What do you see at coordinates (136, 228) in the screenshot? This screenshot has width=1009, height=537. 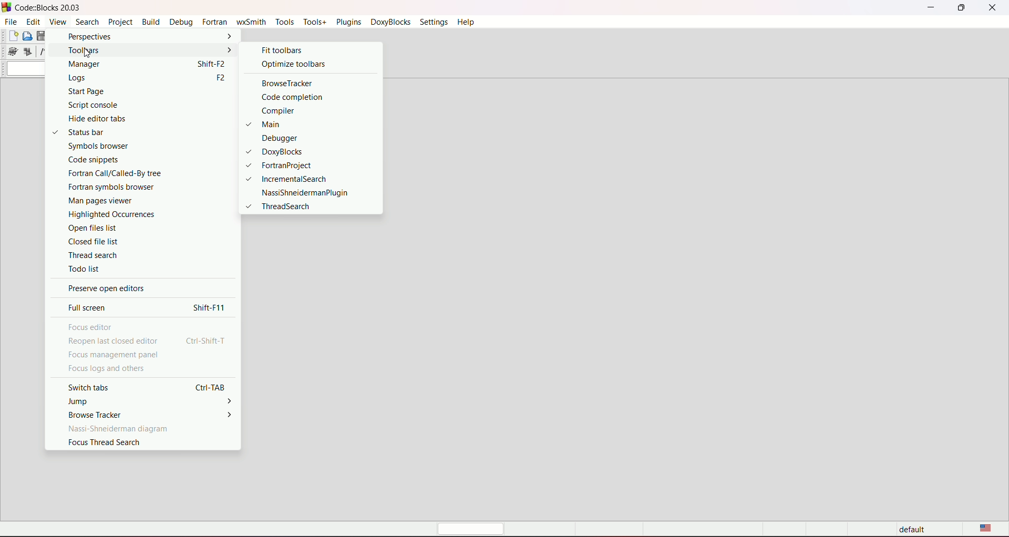 I see `open files list` at bounding box center [136, 228].